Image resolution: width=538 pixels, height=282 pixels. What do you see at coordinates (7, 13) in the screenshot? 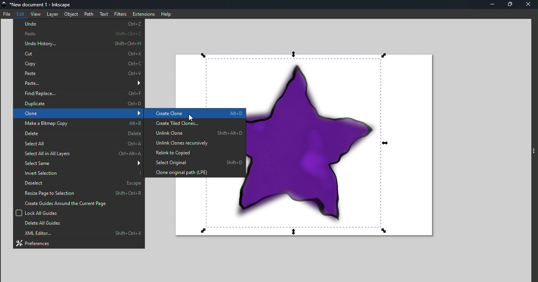
I see `File` at bounding box center [7, 13].